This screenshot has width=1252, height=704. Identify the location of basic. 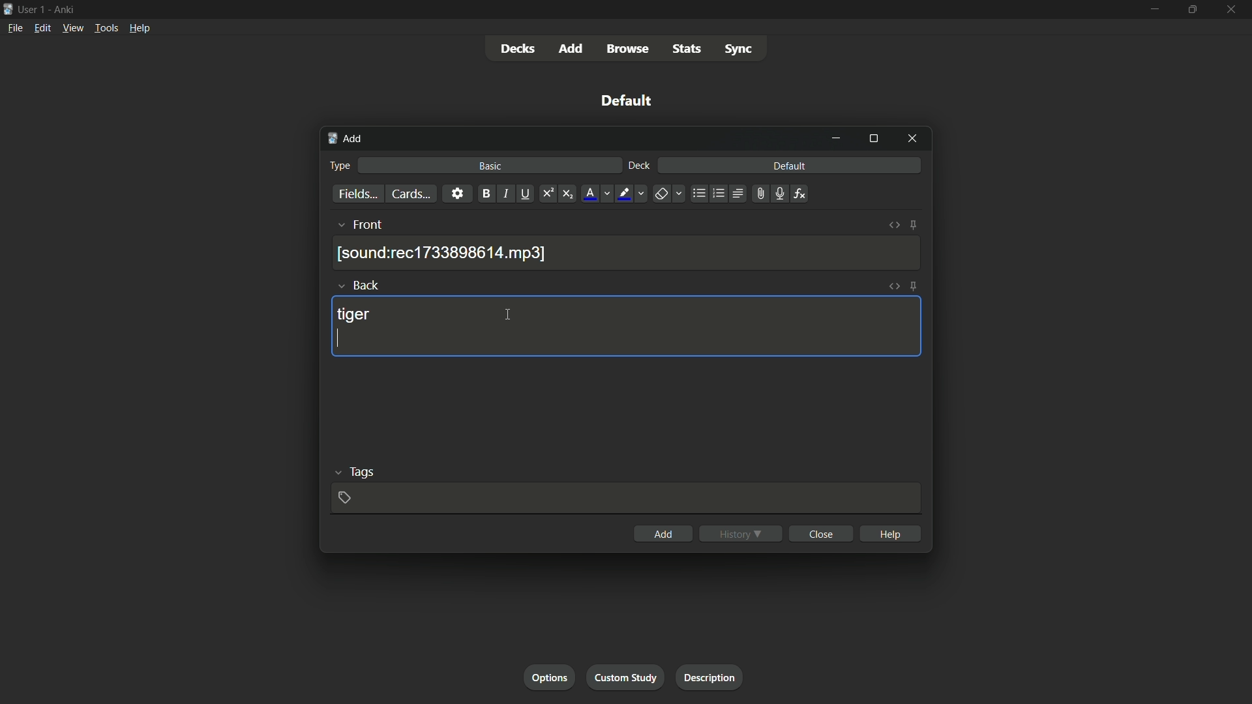
(490, 166).